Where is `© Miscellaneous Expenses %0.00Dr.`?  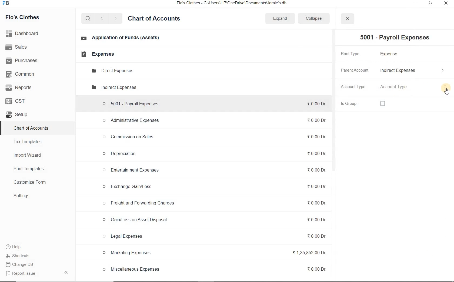
© Miscellaneous Expenses %0.00Dr. is located at coordinates (213, 269).